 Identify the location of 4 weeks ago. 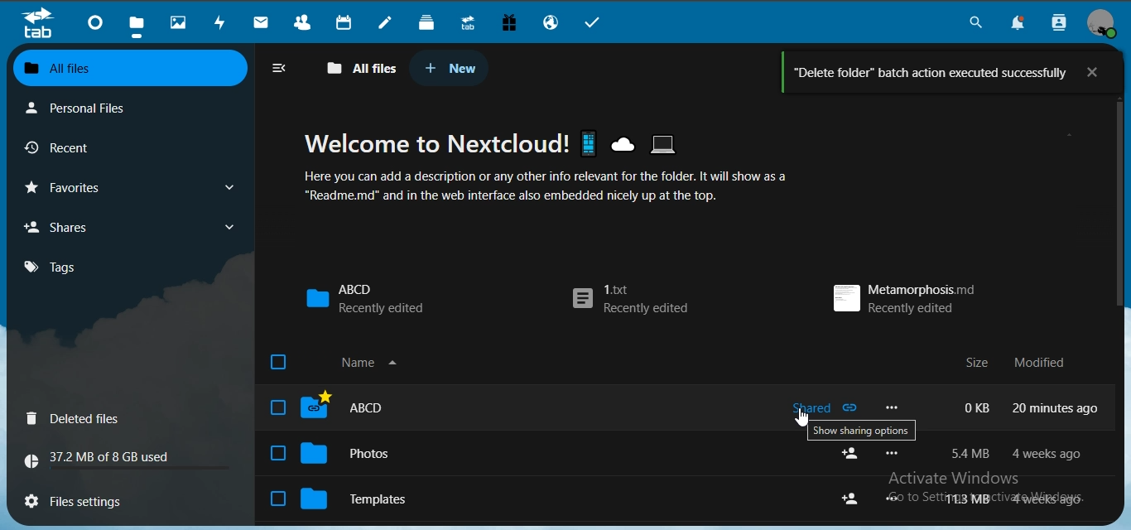
(1053, 499).